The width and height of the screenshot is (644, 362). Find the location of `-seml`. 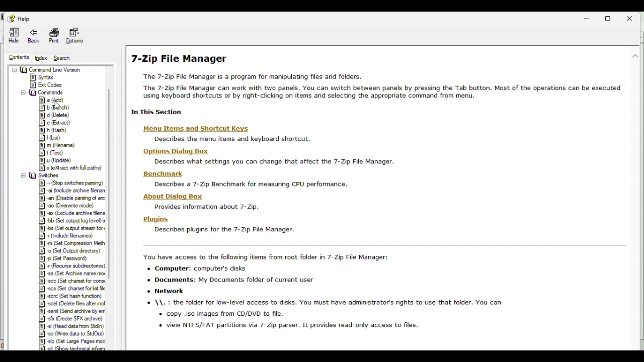

-seml is located at coordinates (72, 311).